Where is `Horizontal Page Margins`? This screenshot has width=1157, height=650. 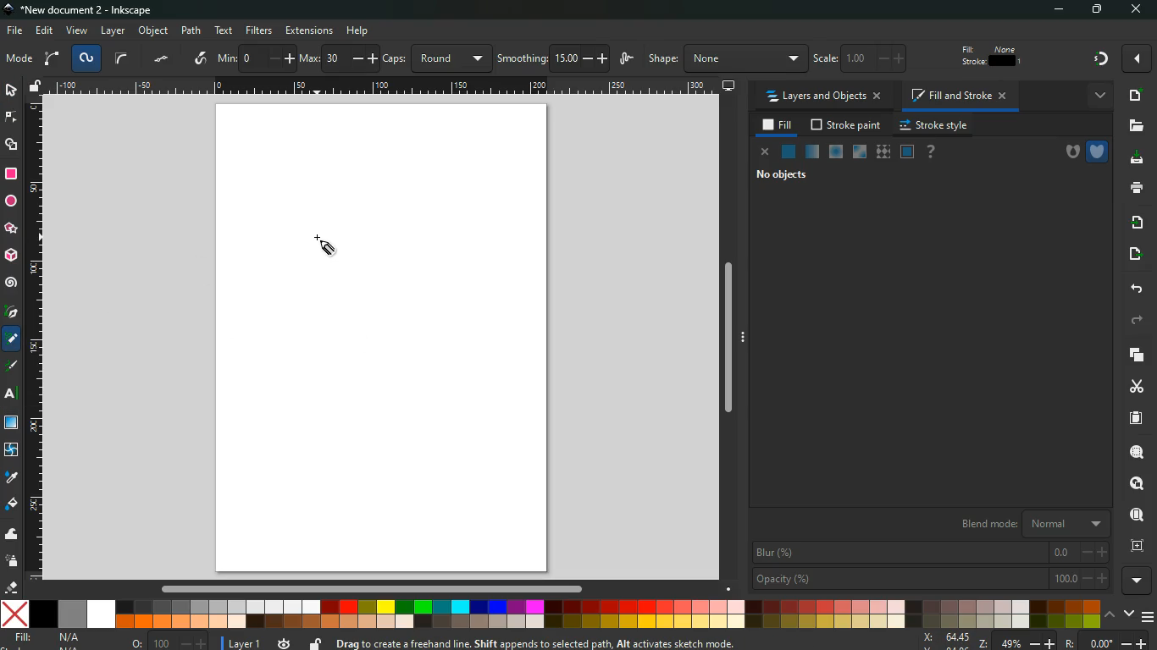
Horizontal Page Margins is located at coordinates (35, 340).